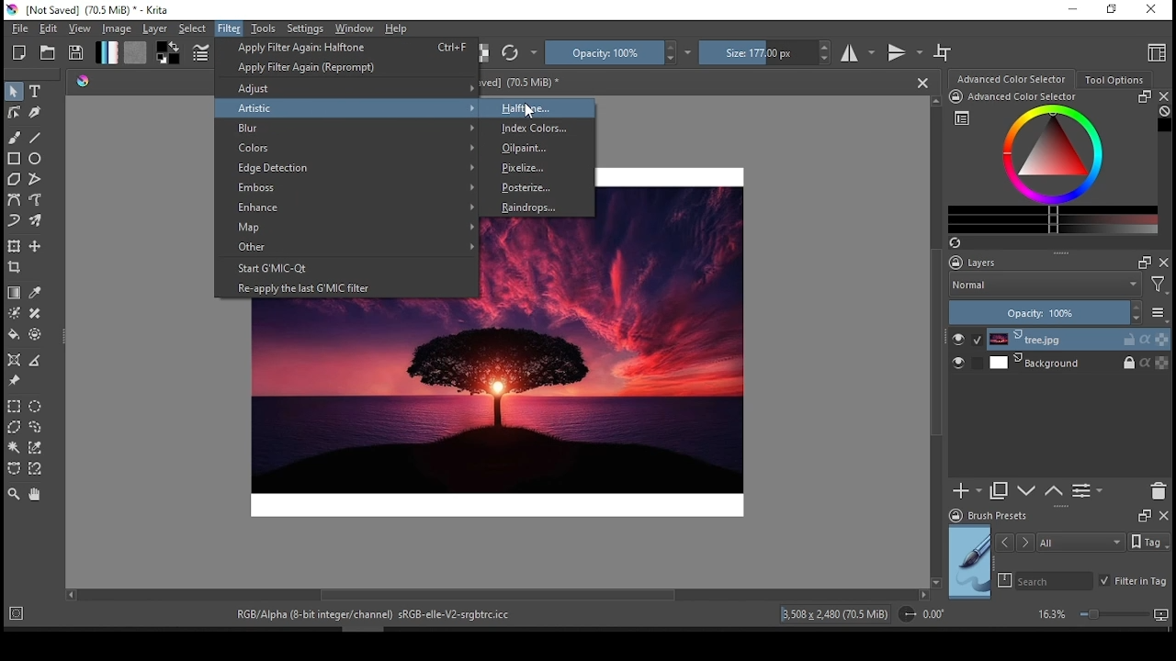 The image size is (1176, 661). What do you see at coordinates (1149, 11) in the screenshot?
I see `close window` at bounding box center [1149, 11].